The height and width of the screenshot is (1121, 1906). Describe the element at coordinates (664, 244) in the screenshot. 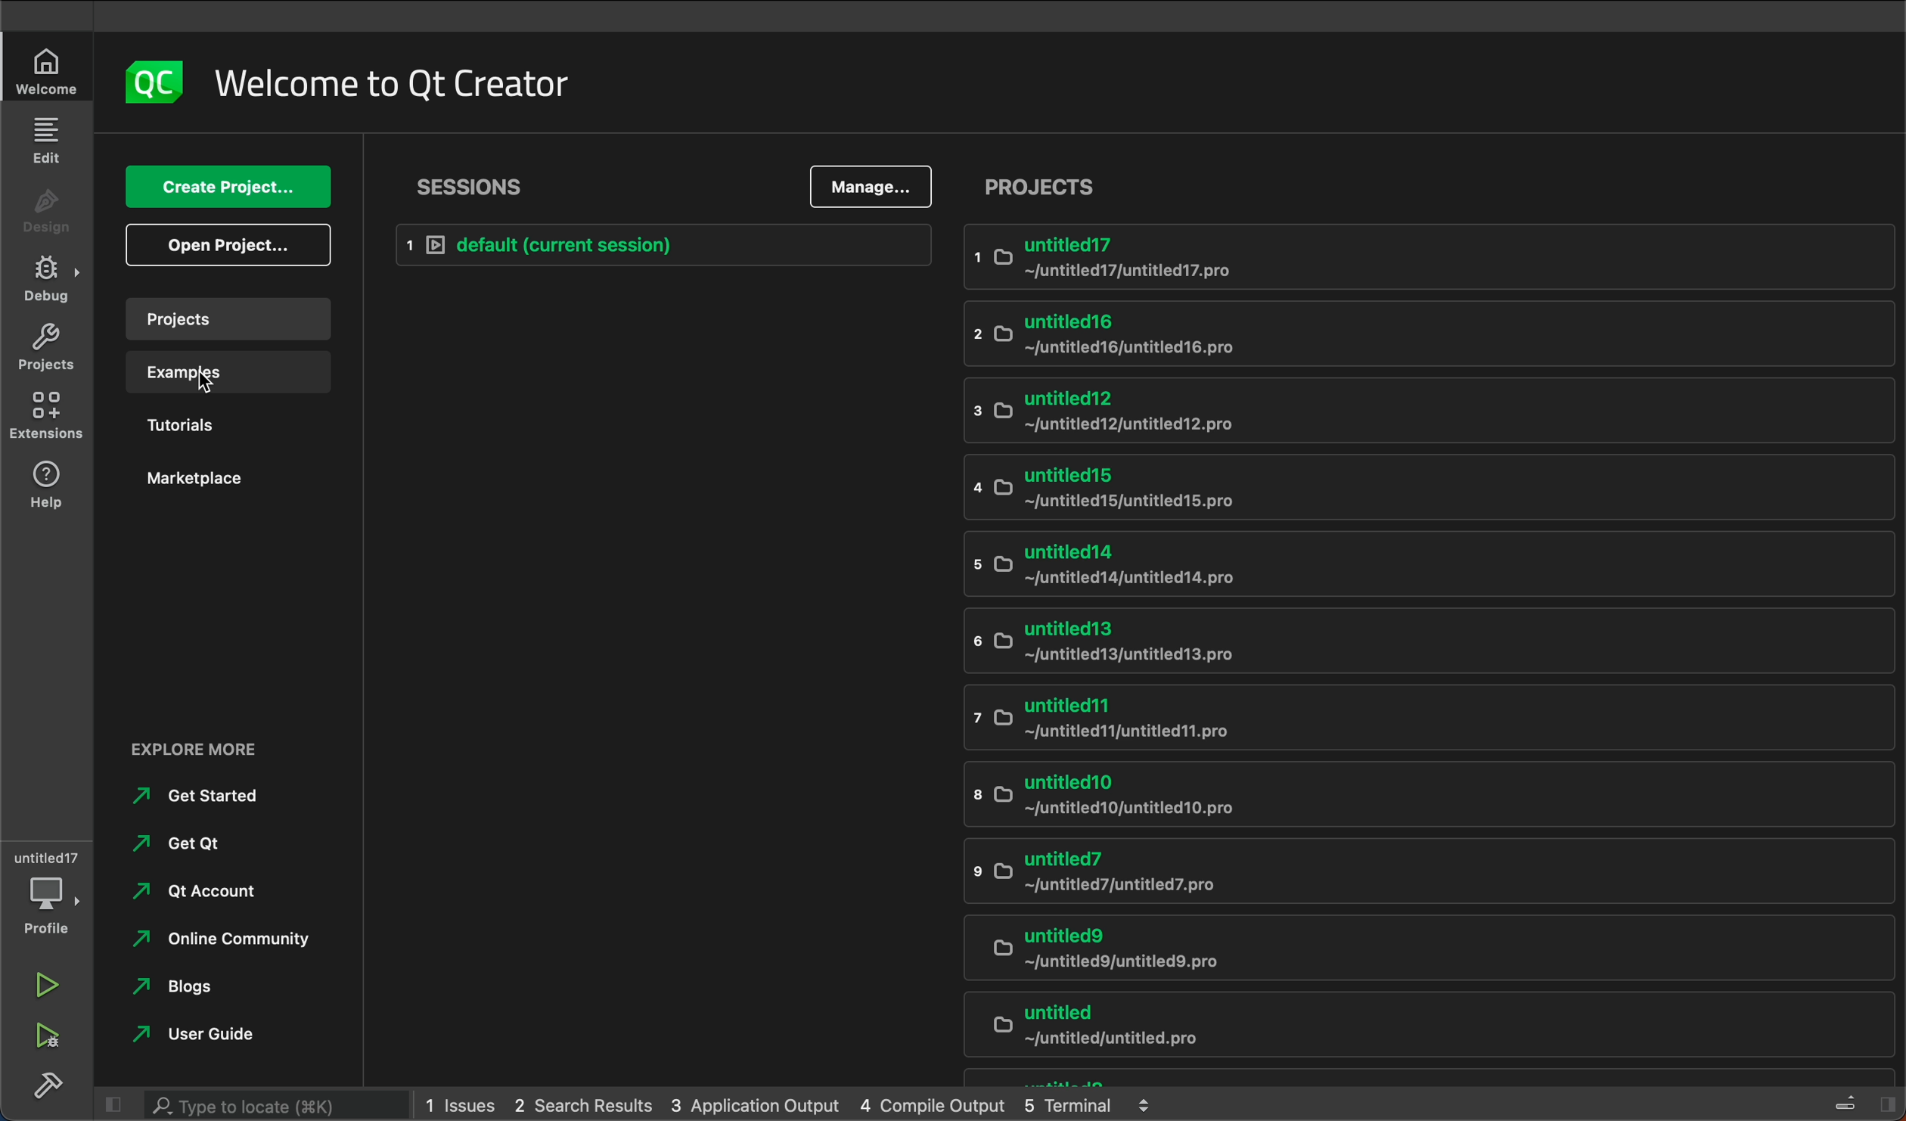

I see `default session` at that location.